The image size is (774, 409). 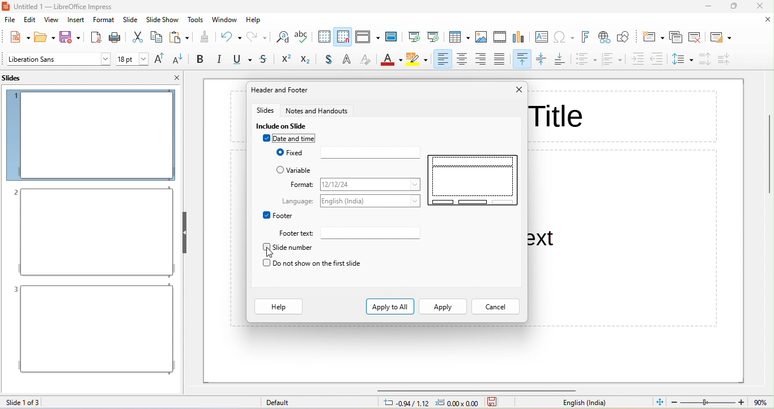 I want to click on display grid, so click(x=323, y=37).